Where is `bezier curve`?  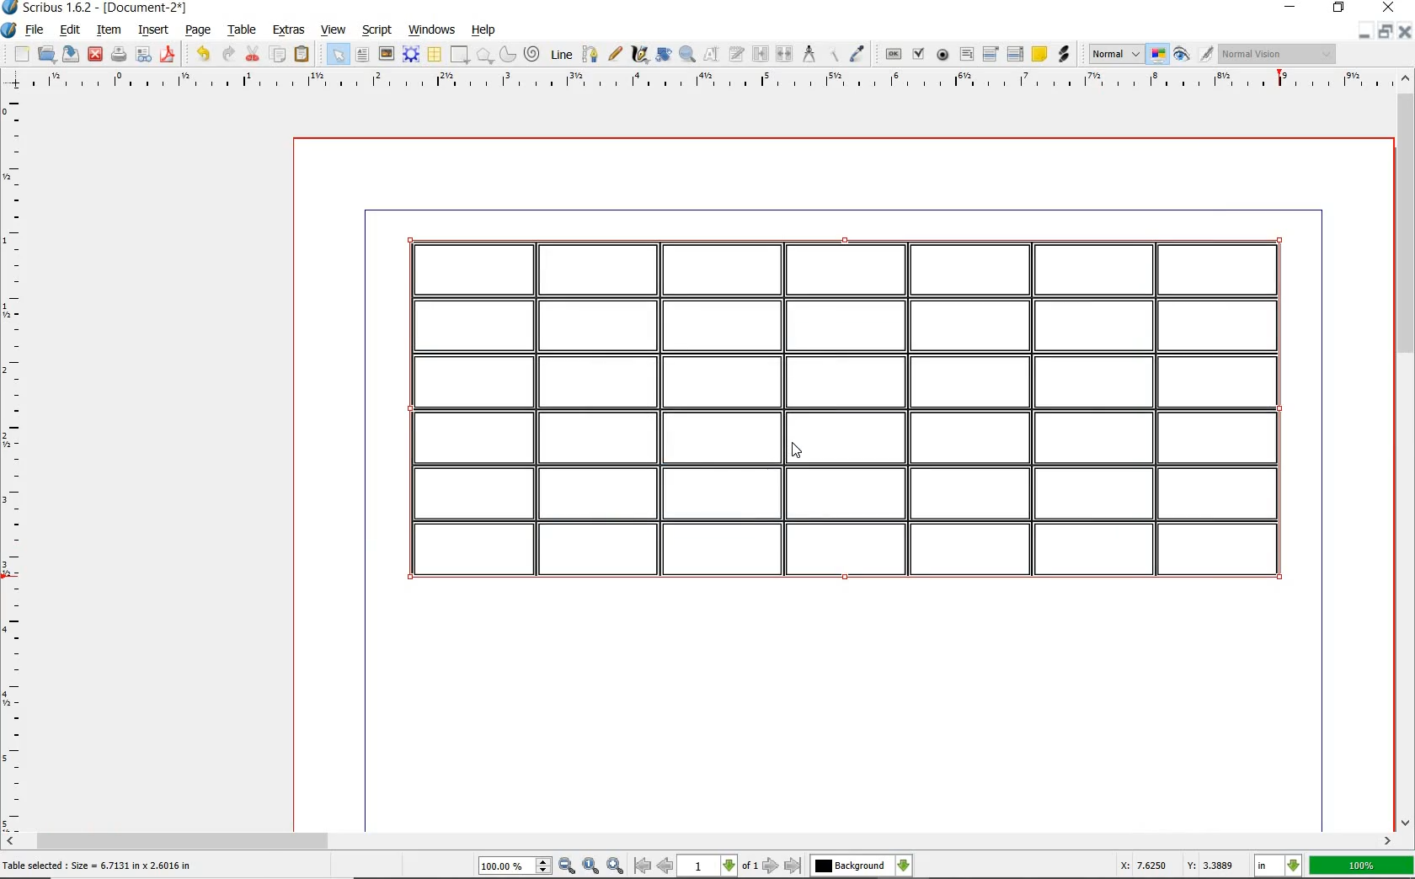
bezier curve is located at coordinates (590, 56).